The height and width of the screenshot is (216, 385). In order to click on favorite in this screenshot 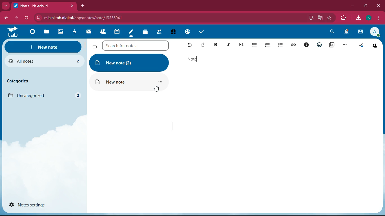, I will do `click(329, 19)`.